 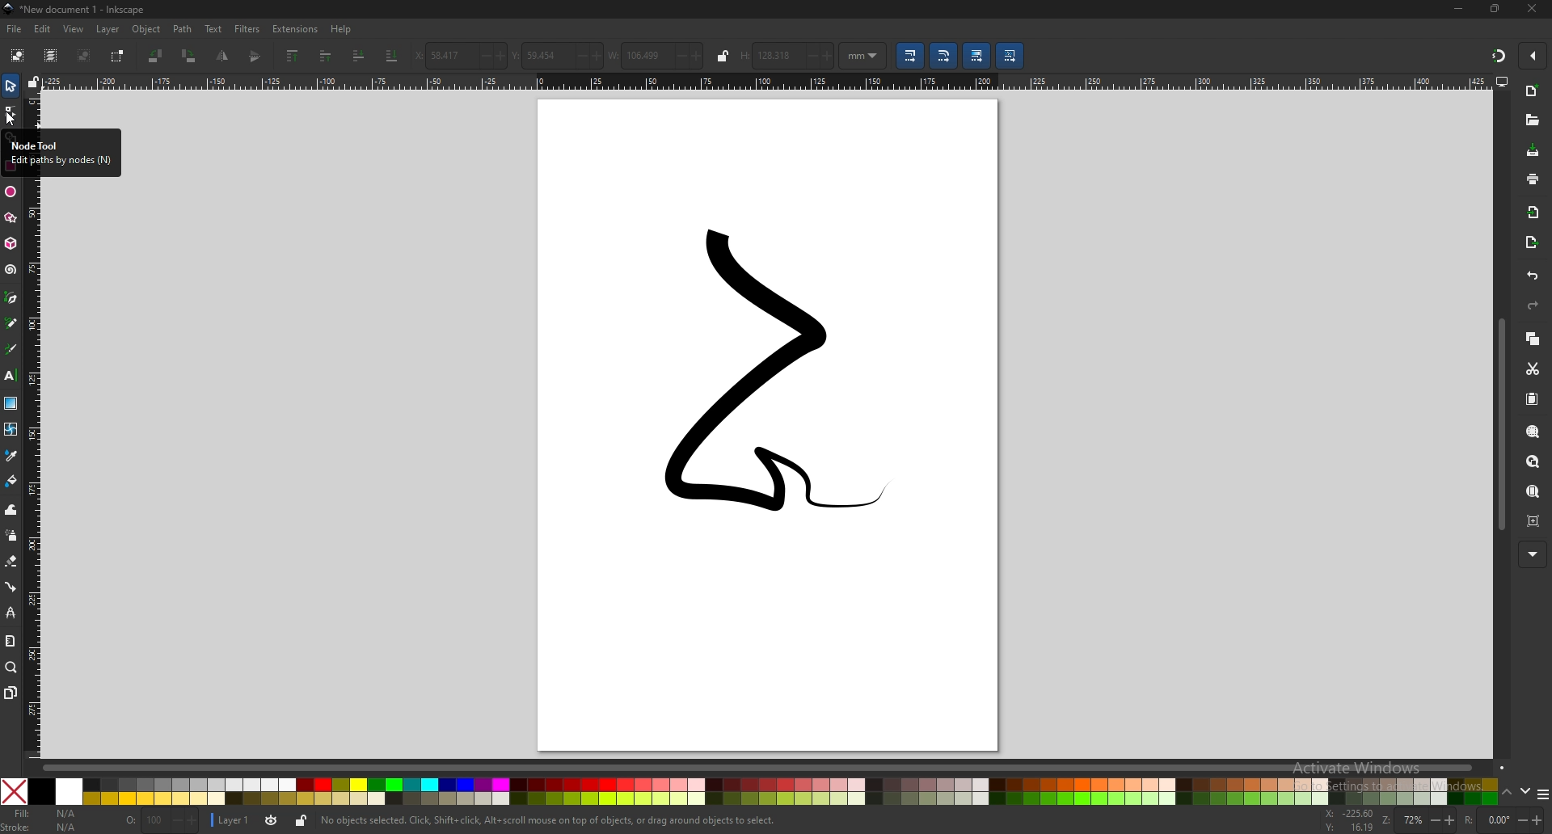 I want to click on close, so click(x=1532, y=9).